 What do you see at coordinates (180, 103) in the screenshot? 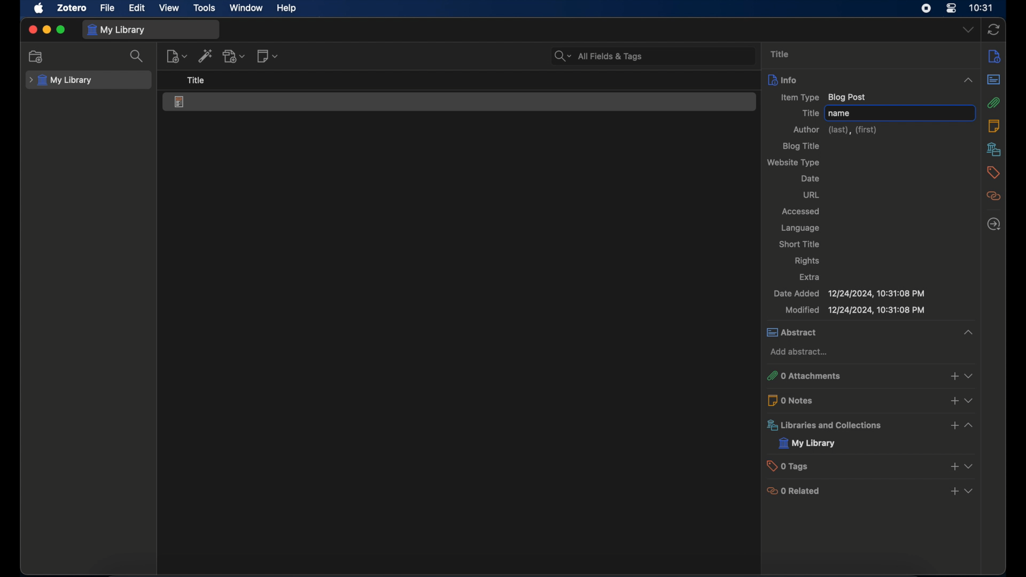
I see `blogpost` at bounding box center [180, 103].